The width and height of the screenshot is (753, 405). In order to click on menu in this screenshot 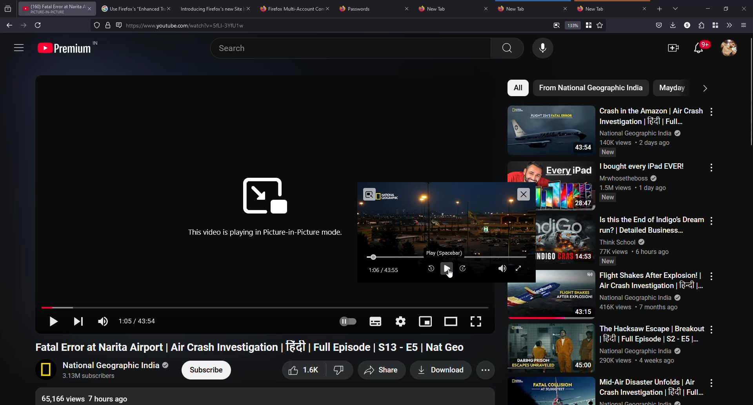, I will do `click(745, 25)`.